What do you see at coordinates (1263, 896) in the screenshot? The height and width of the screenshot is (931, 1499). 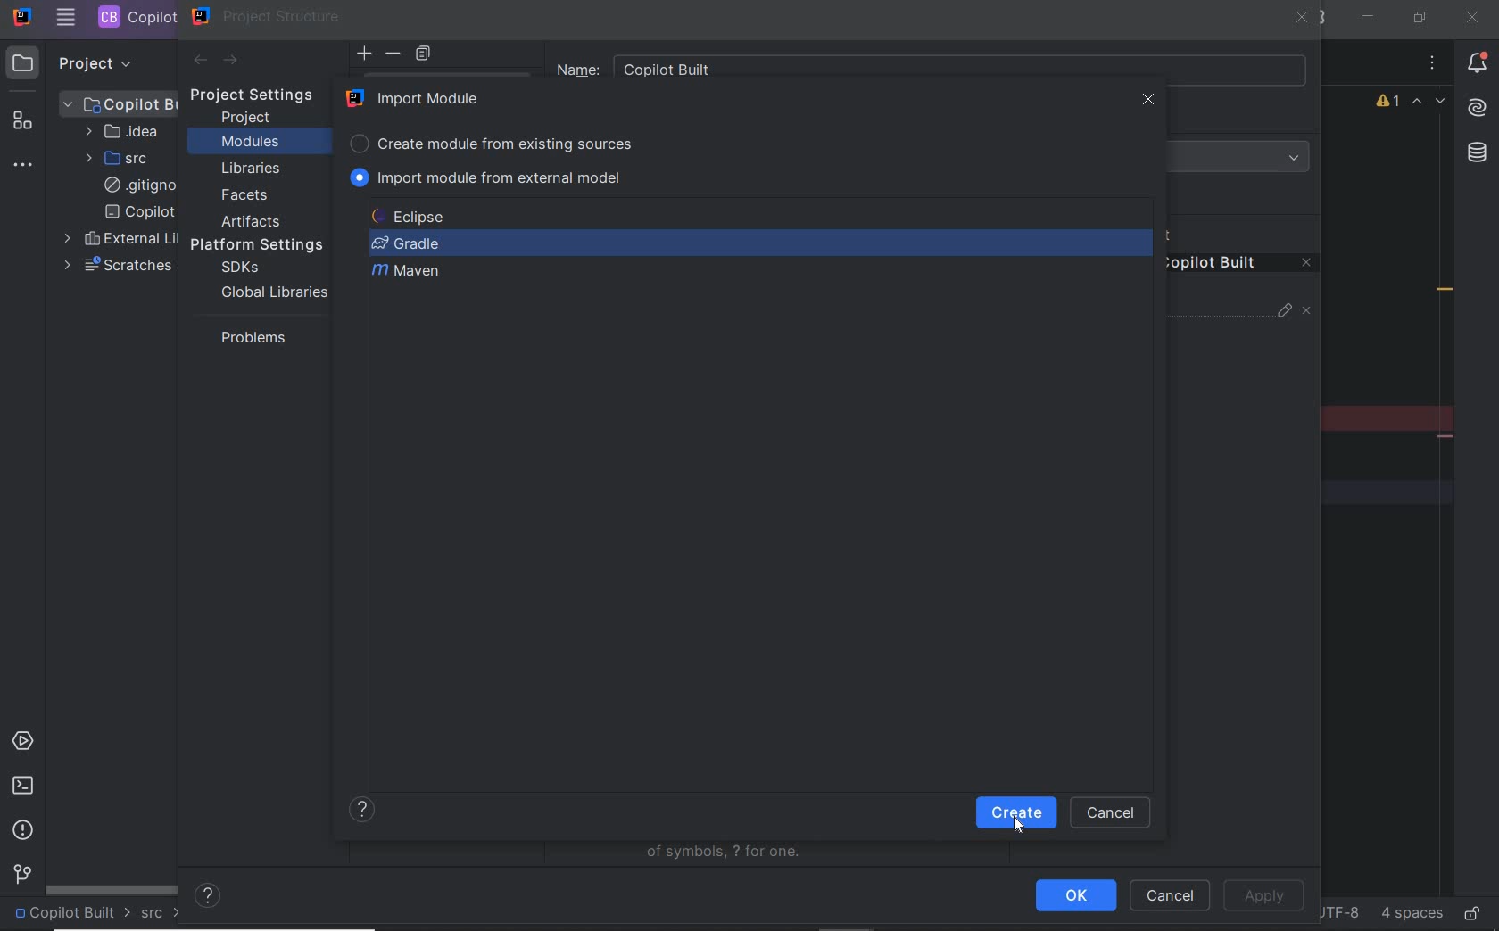 I see `apply` at bounding box center [1263, 896].